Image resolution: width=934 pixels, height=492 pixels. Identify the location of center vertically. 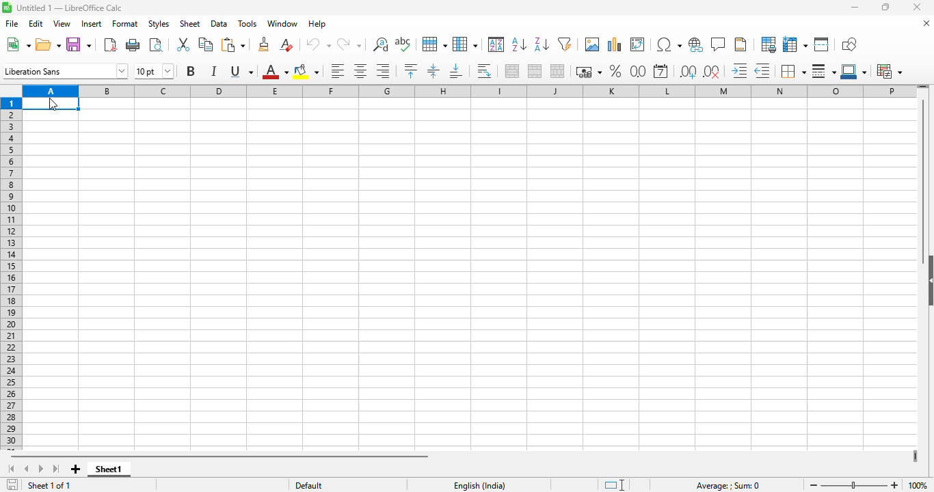
(433, 71).